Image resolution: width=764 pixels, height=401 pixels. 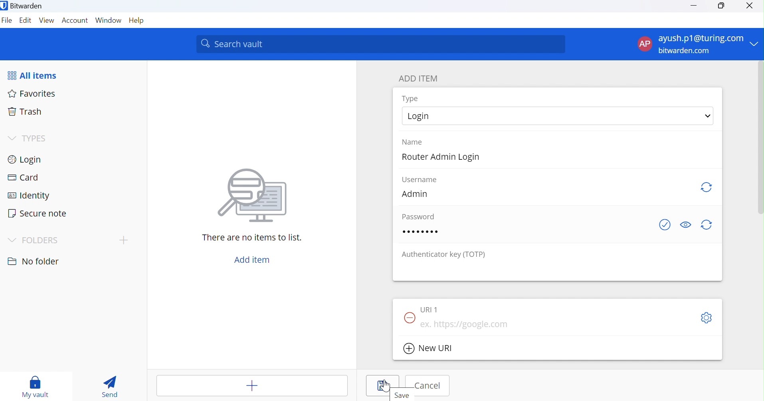 What do you see at coordinates (721, 6) in the screenshot?
I see `Restore Down` at bounding box center [721, 6].